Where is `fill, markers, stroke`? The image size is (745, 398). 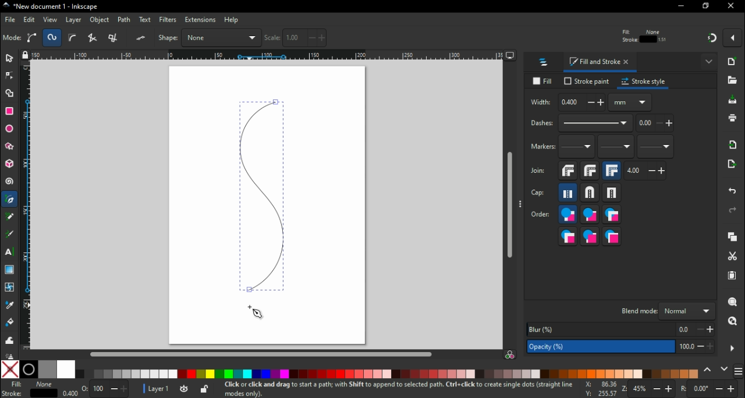
fill, markers, stroke is located at coordinates (612, 216).